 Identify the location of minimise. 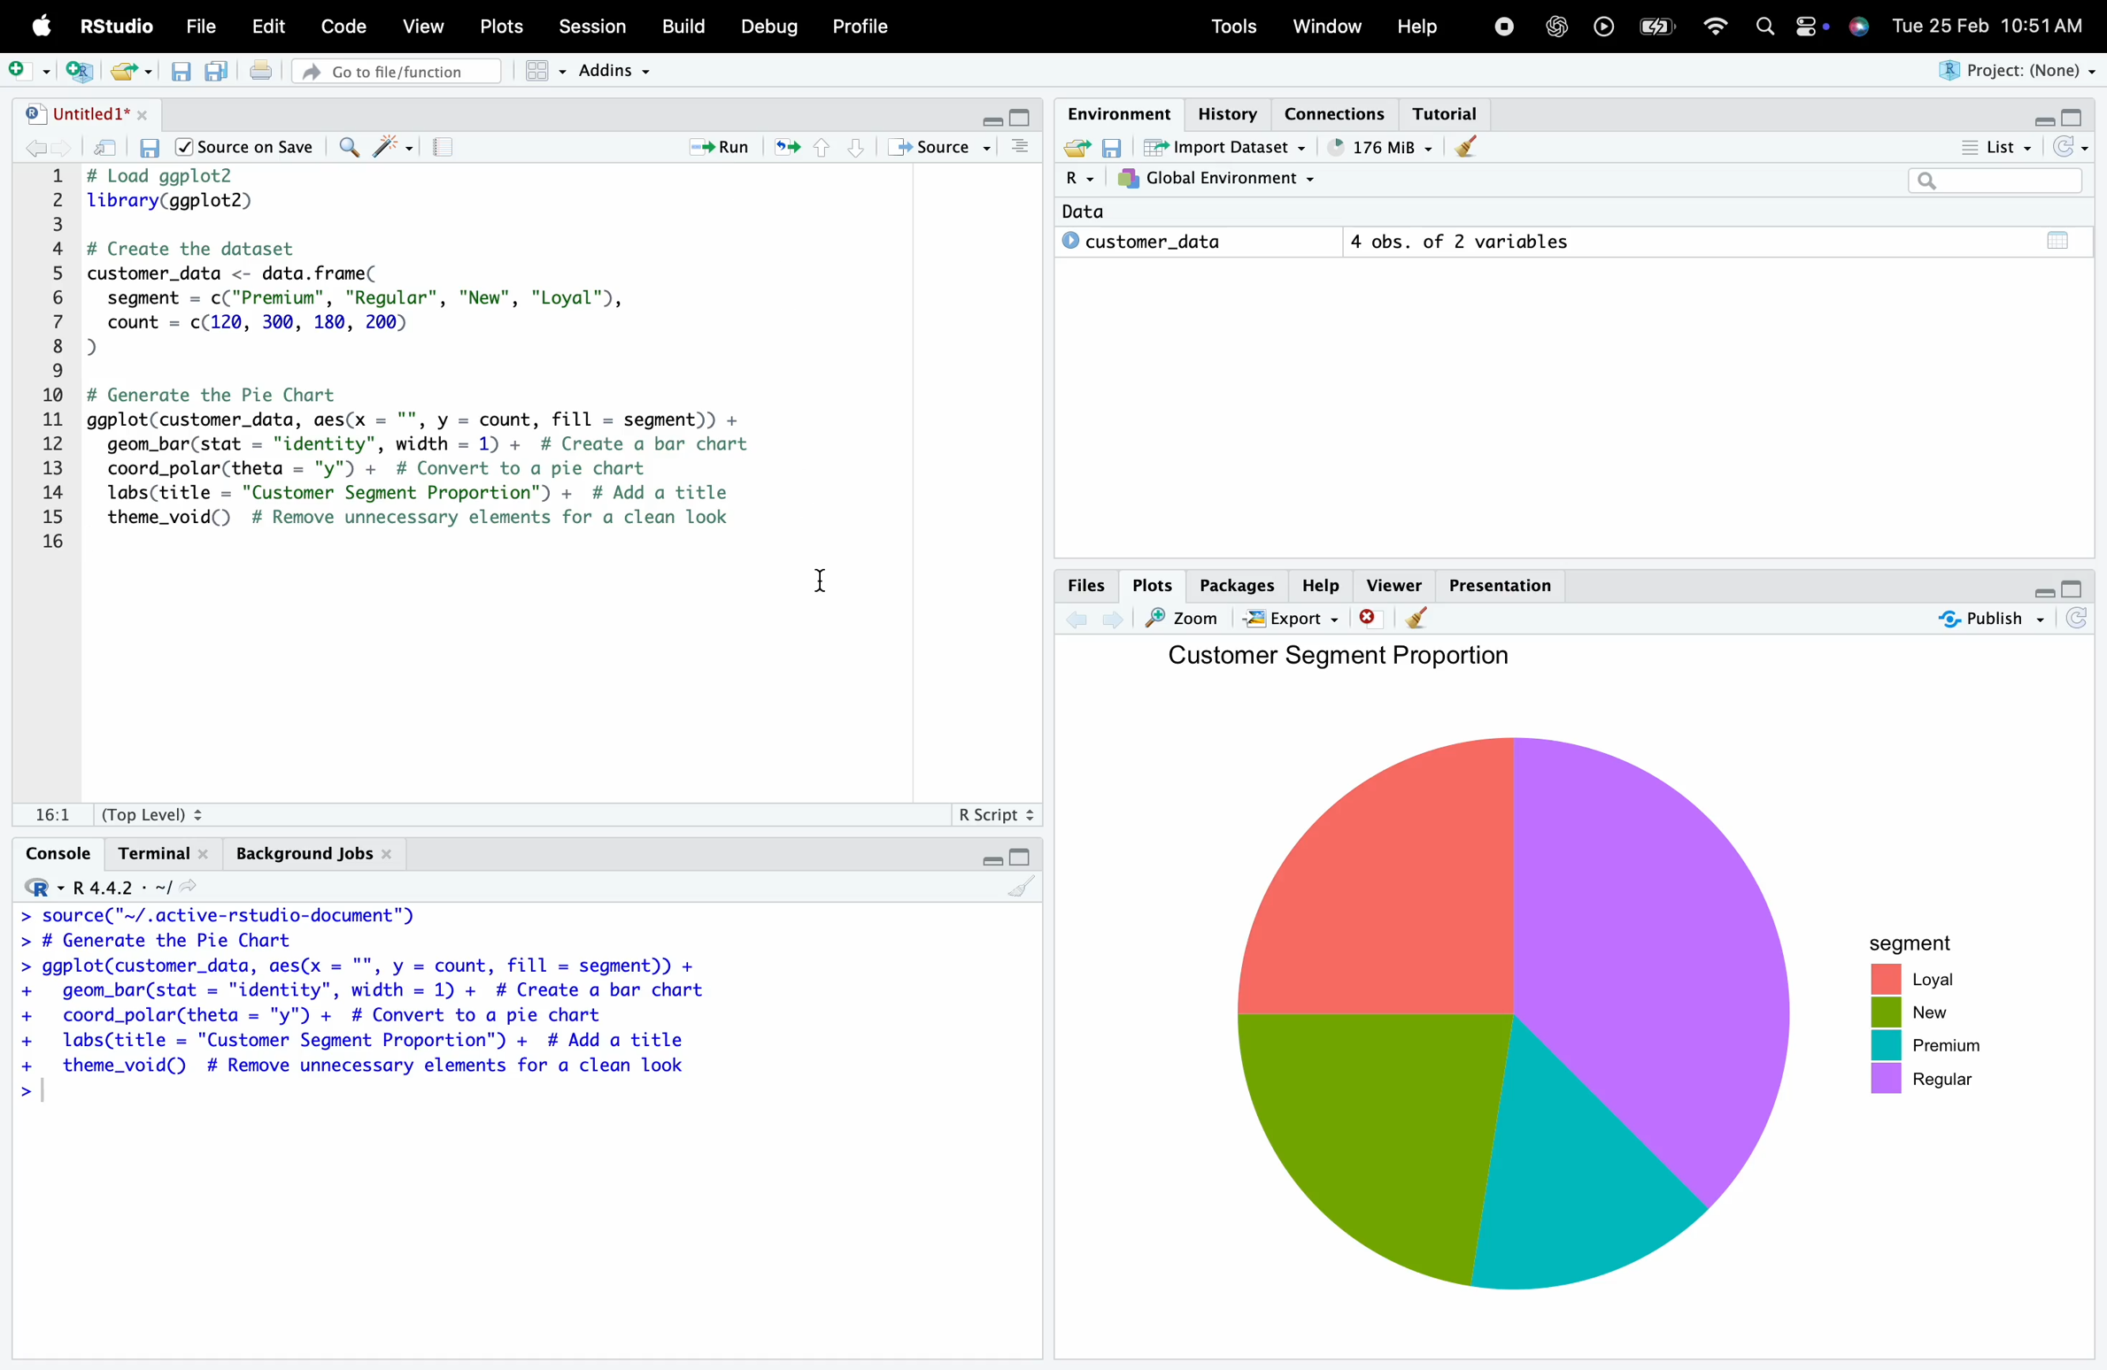
(987, 864).